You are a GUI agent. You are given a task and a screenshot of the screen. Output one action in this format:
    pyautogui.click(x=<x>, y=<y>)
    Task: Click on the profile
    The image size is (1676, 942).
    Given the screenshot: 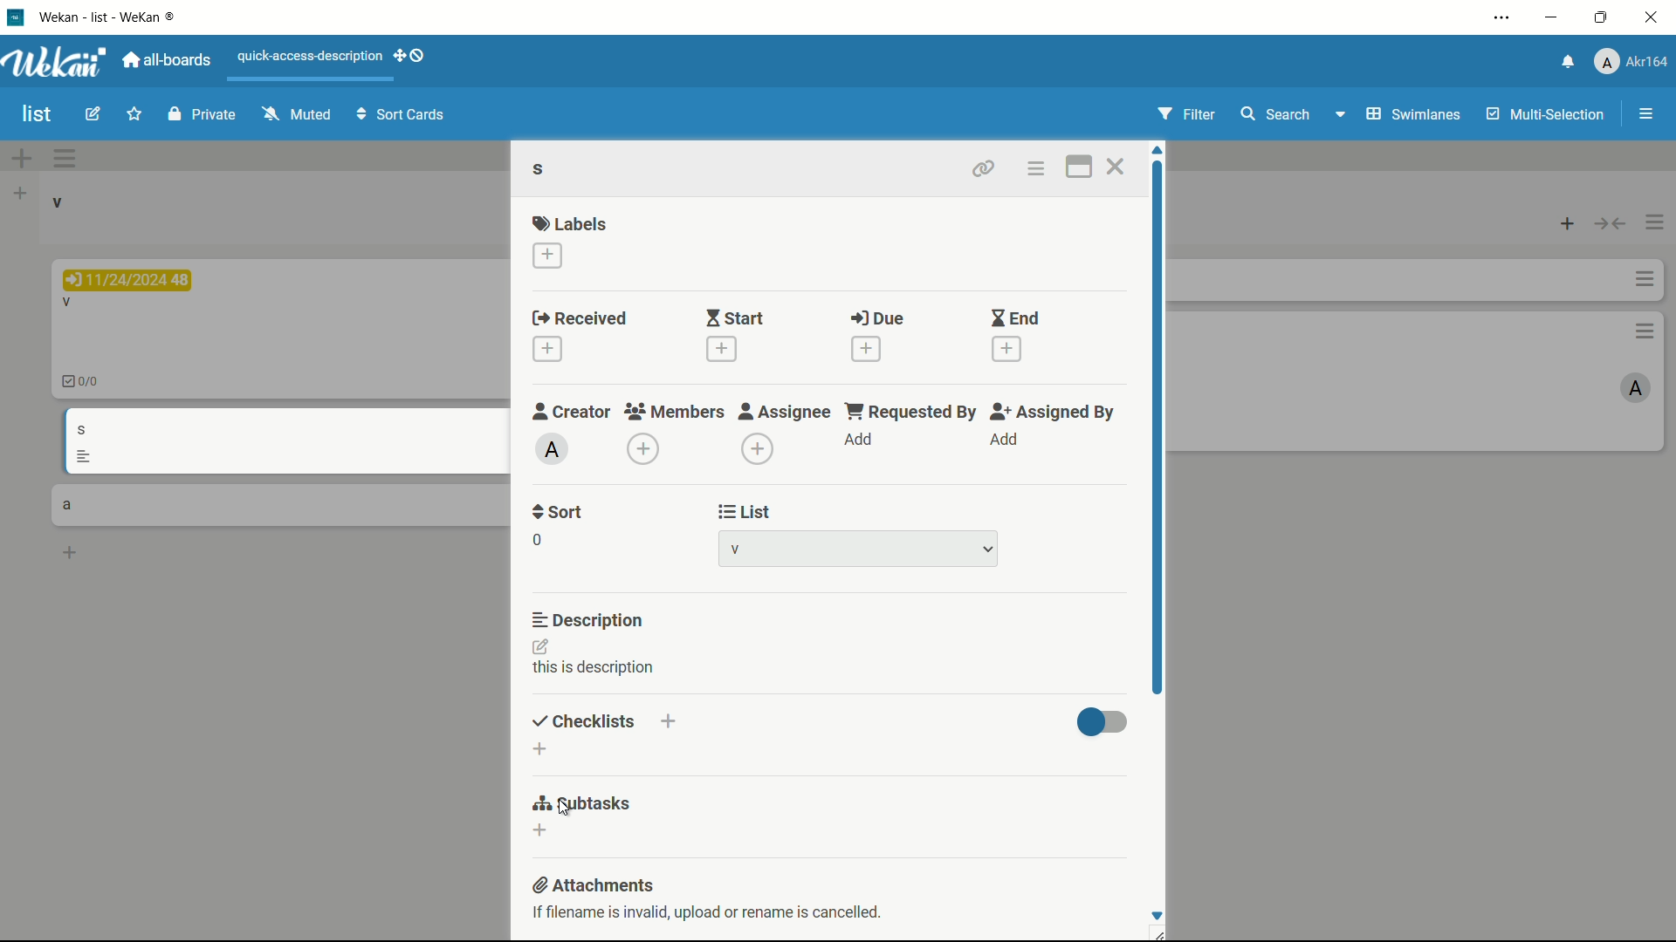 What is the action you would take?
    pyautogui.click(x=1633, y=60)
    